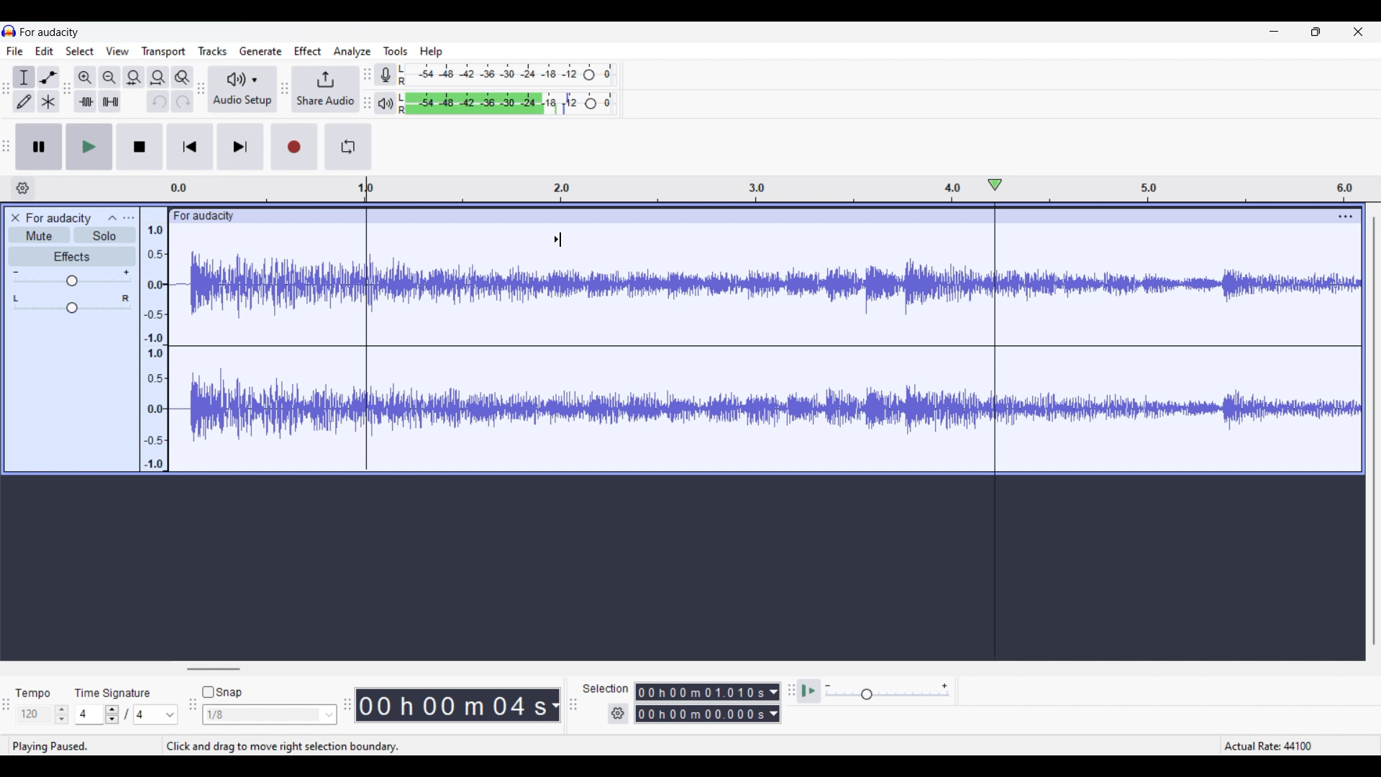 Image resolution: width=1381 pixels, height=777 pixels. Describe the element at coordinates (86, 101) in the screenshot. I see `Trim audio outside selection` at that location.